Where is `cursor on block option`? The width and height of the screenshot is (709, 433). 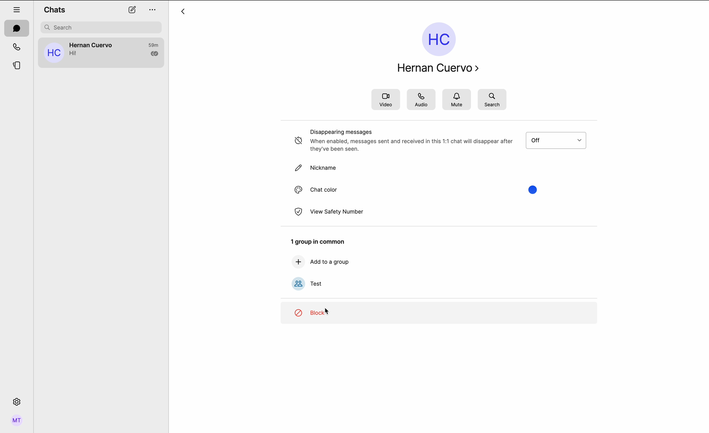 cursor on block option is located at coordinates (438, 313).